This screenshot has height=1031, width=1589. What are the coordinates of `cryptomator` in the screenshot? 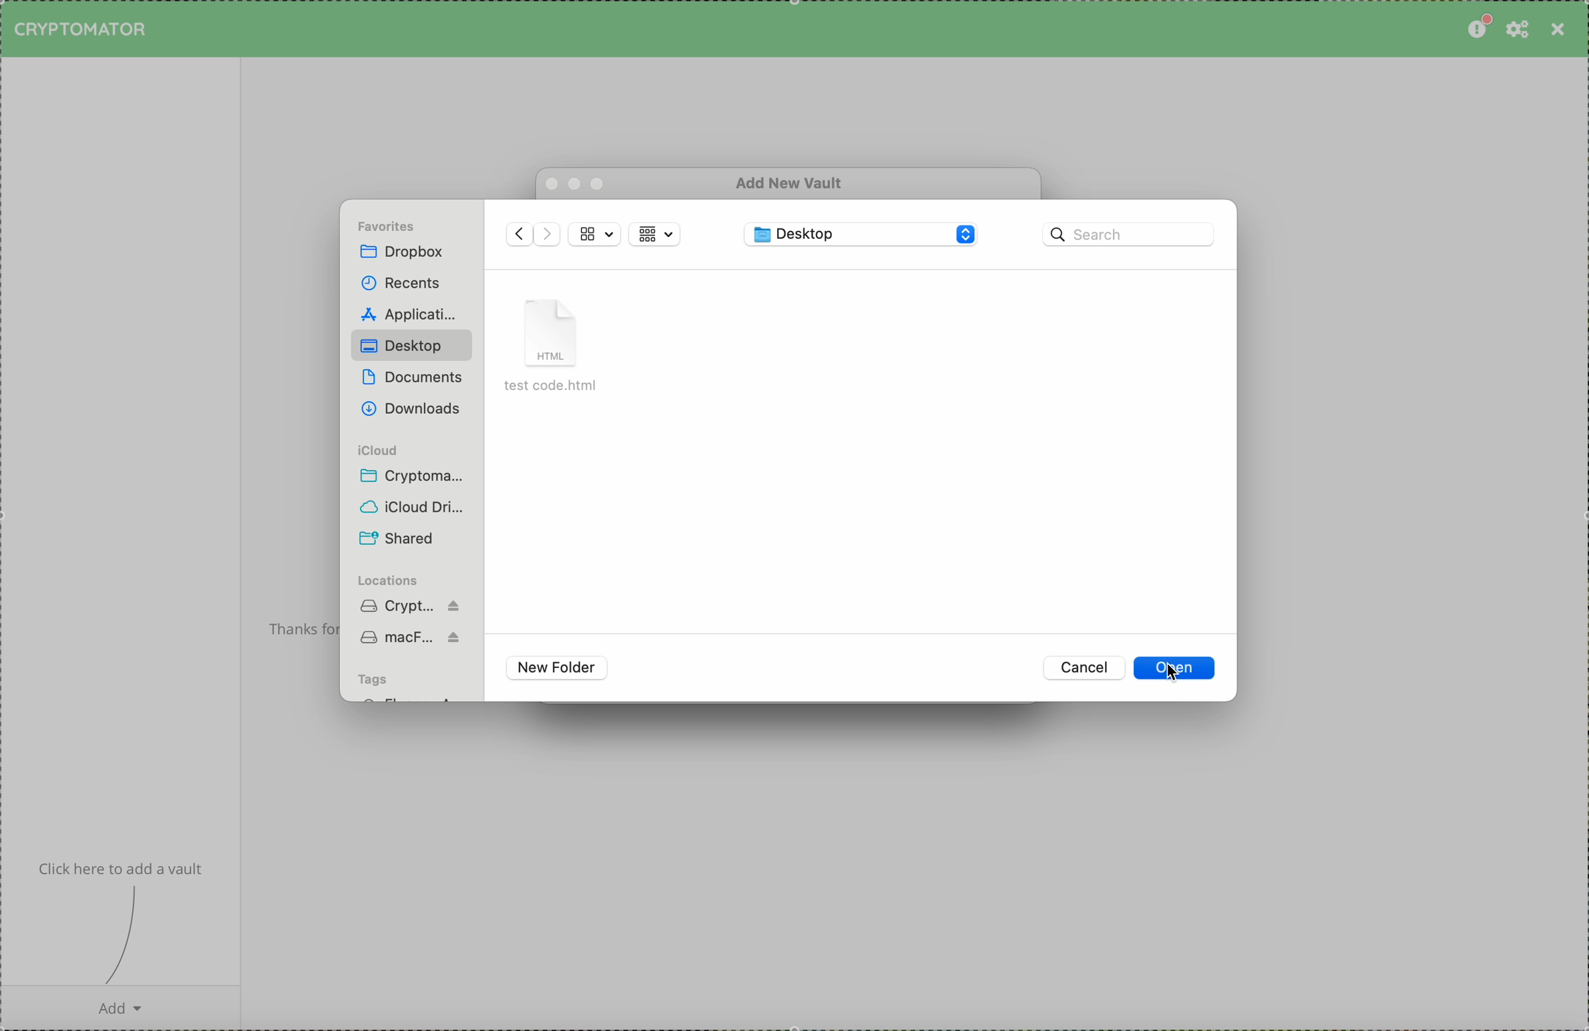 It's located at (411, 611).